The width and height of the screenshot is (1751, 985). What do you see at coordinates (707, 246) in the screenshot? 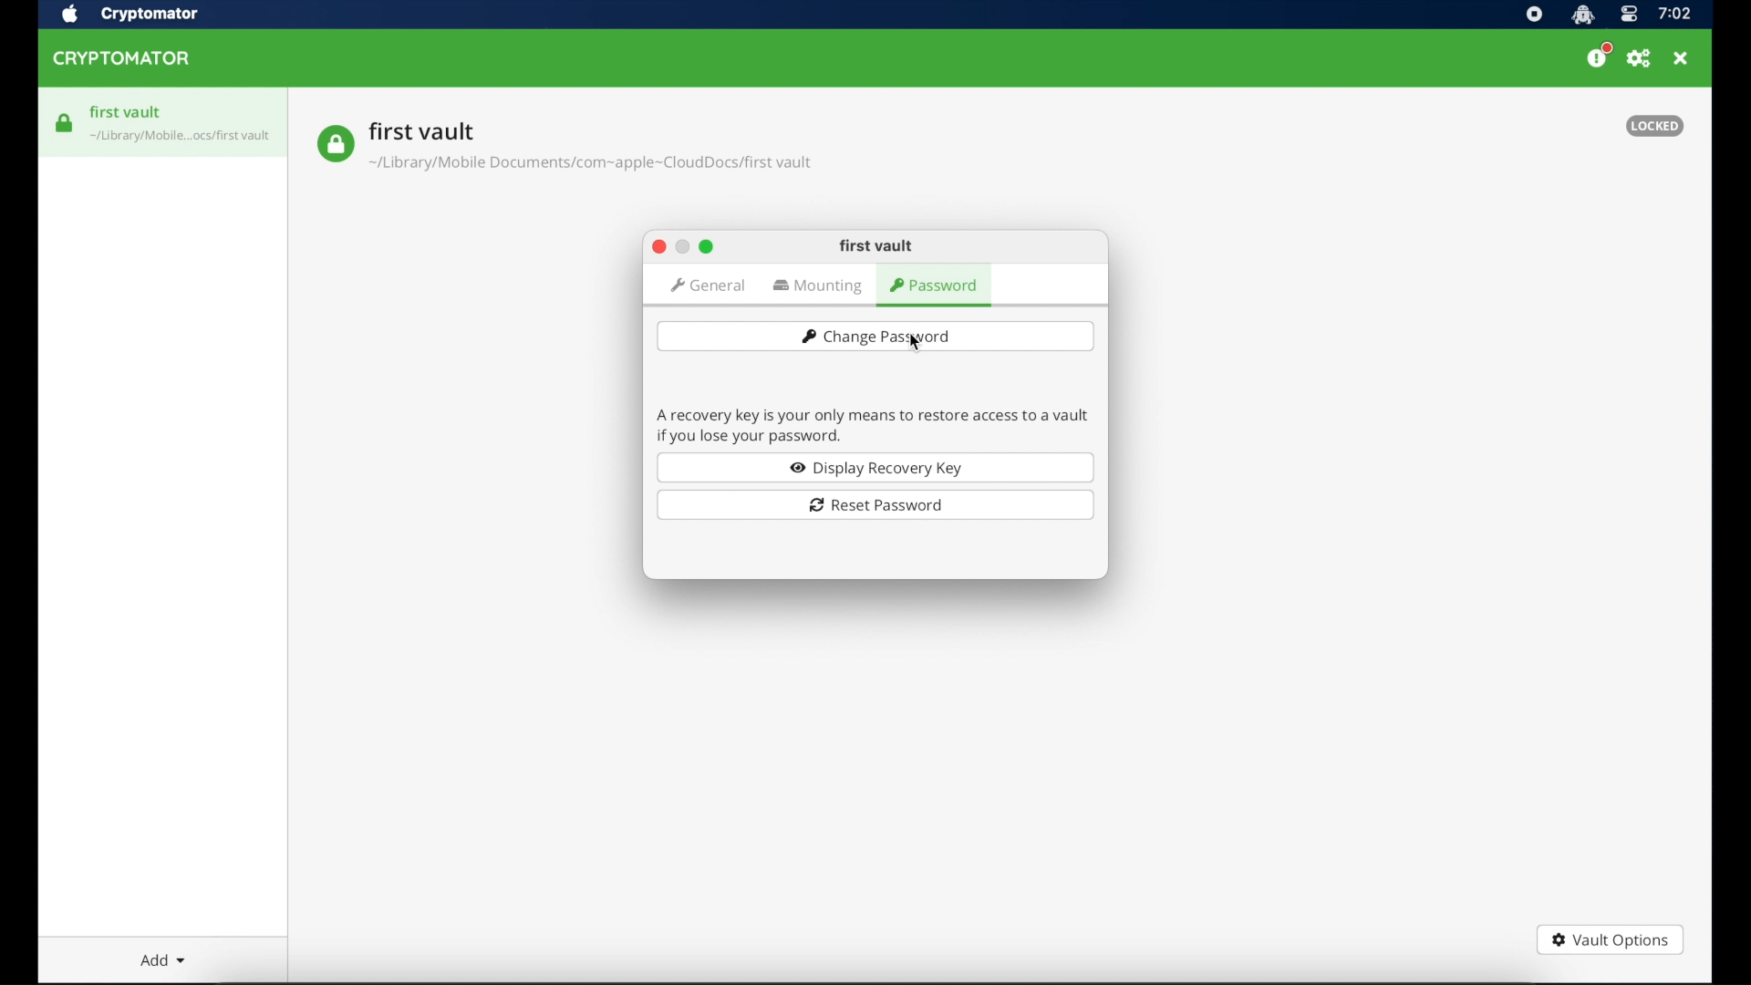
I see `maximize` at bounding box center [707, 246].